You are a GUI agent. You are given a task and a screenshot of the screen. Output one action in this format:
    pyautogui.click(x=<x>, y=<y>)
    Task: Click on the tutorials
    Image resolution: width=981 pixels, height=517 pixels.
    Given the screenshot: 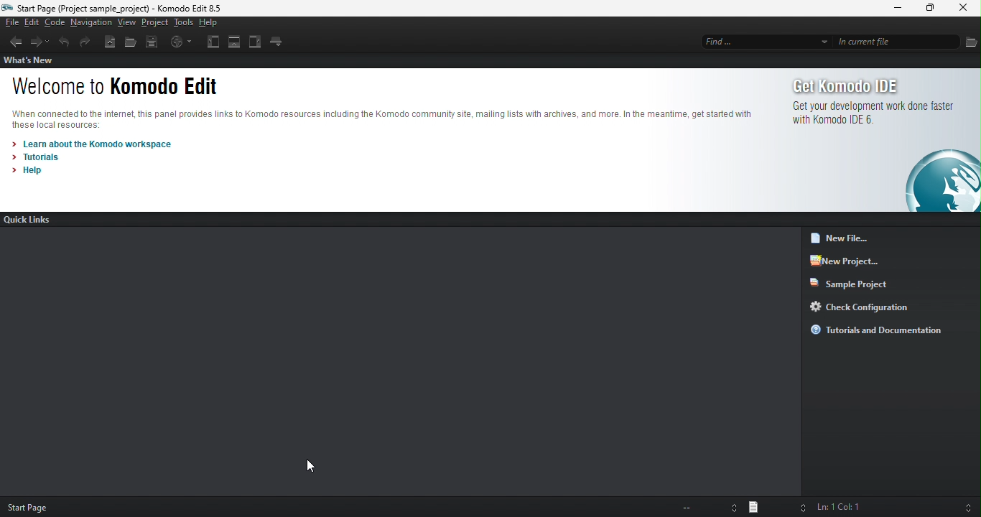 What is the action you would take?
    pyautogui.click(x=39, y=155)
    